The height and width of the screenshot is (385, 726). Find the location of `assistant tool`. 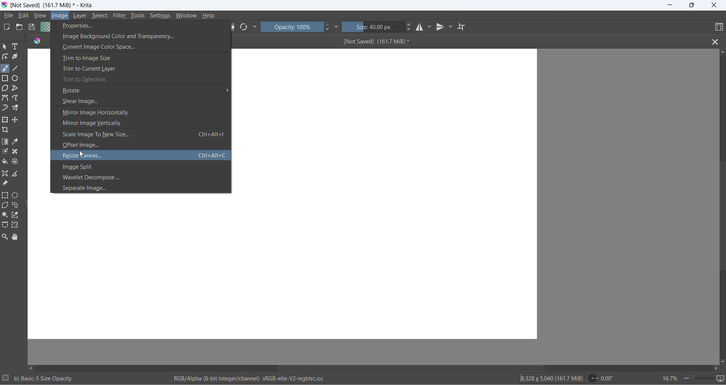

assistant tool is located at coordinates (6, 174).